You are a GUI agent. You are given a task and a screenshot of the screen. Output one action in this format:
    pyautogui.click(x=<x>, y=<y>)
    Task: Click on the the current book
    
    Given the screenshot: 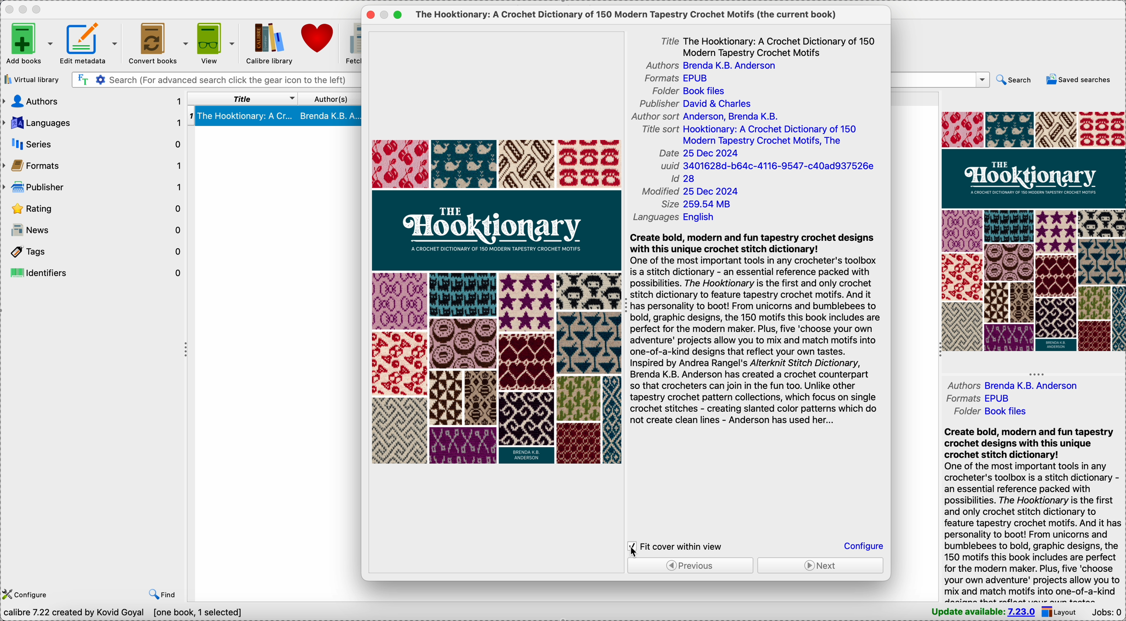 What is the action you would take?
    pyautogui.click(x=626, y=15)
    